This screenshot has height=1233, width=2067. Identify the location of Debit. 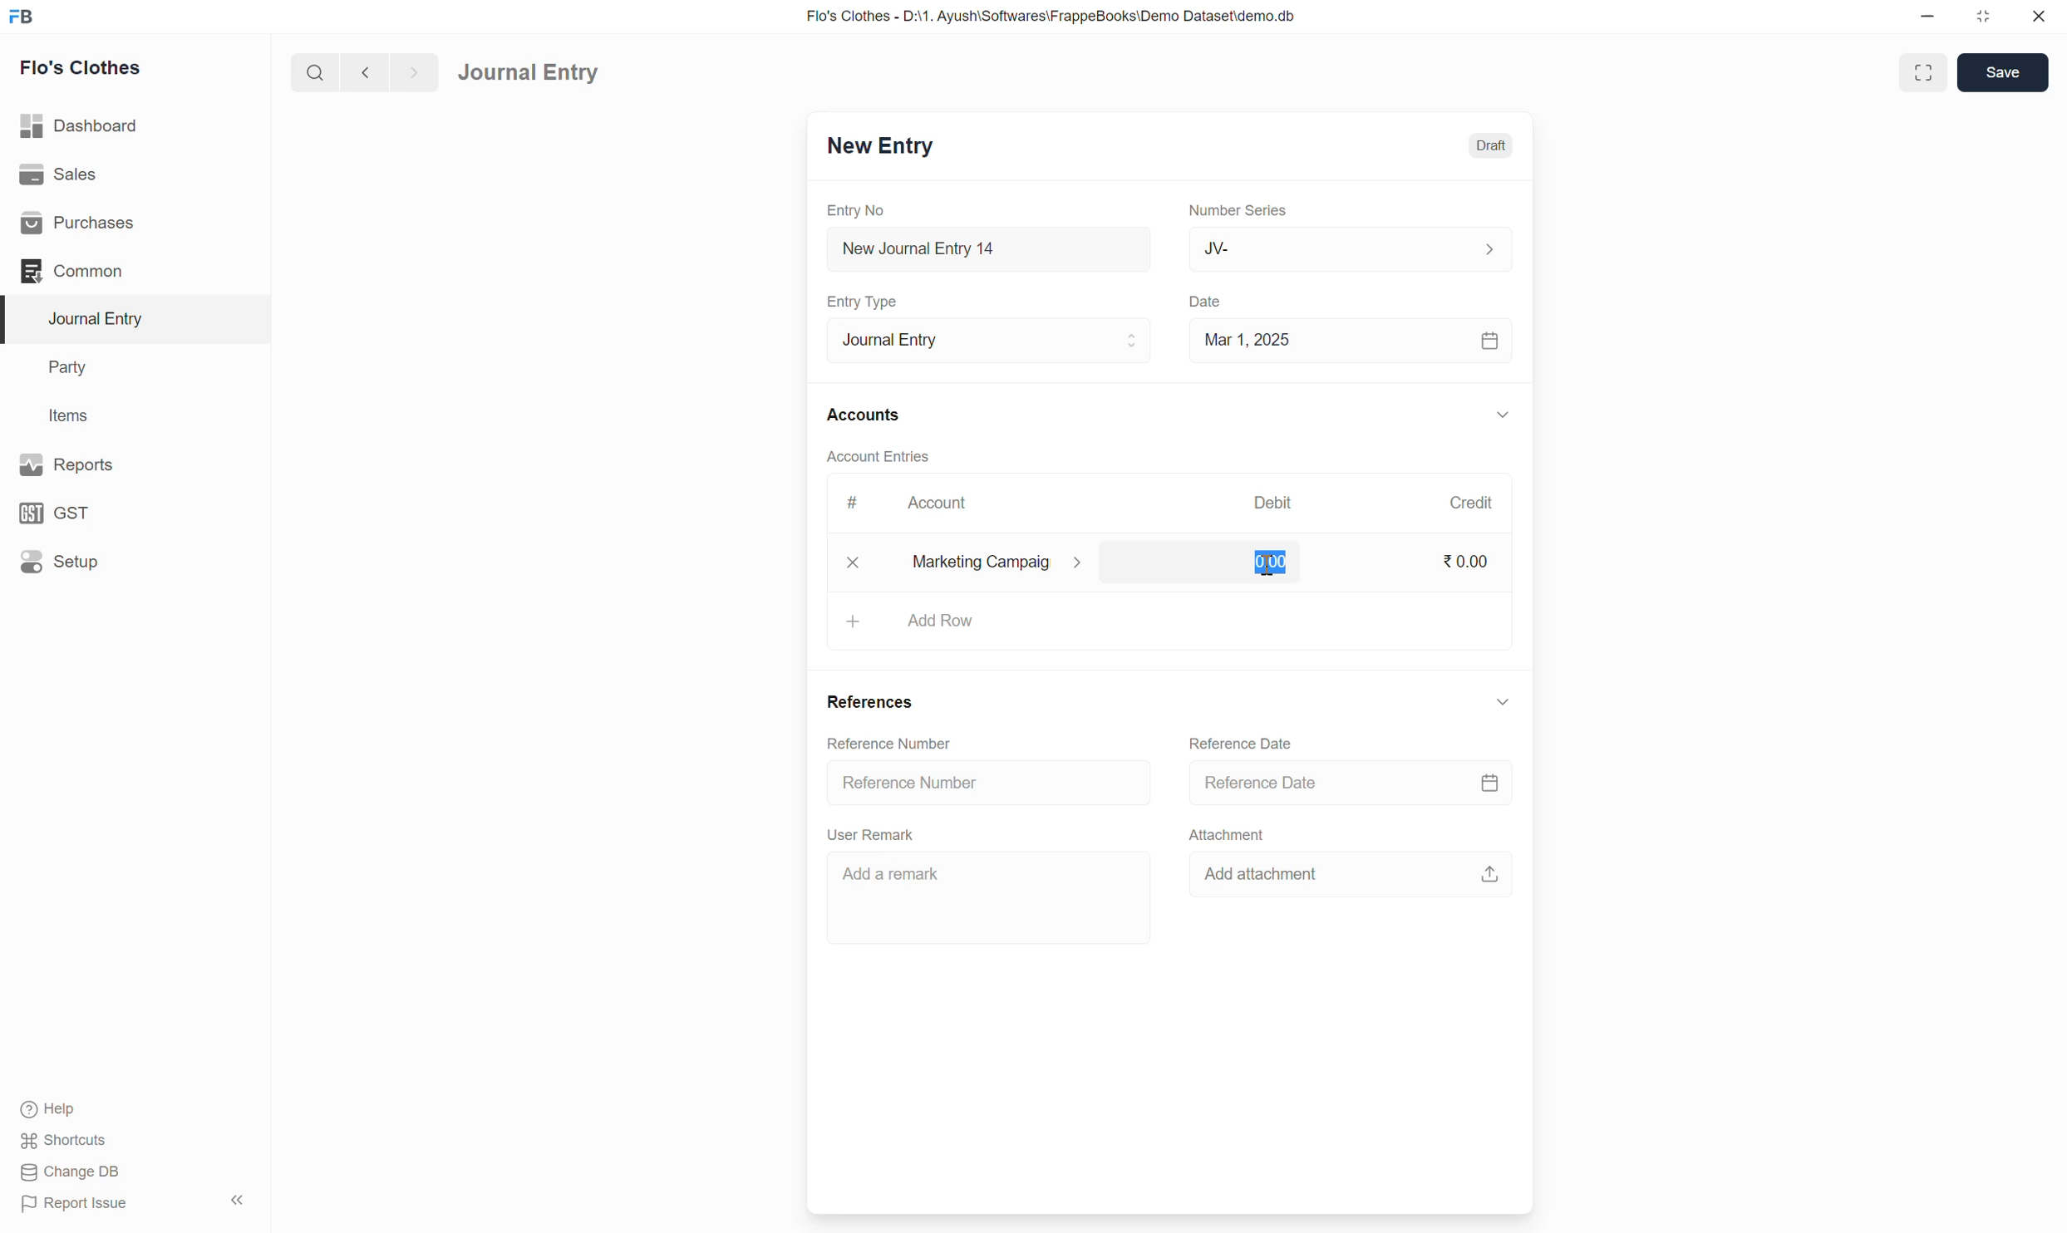
(1273, 501).